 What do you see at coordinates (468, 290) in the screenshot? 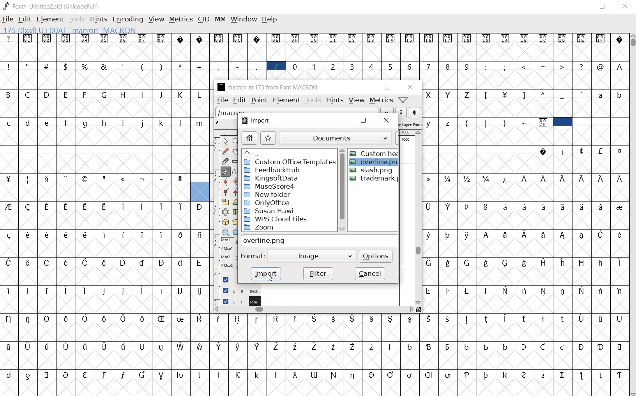
I see `Symbol` at bounding box center [468, 290].